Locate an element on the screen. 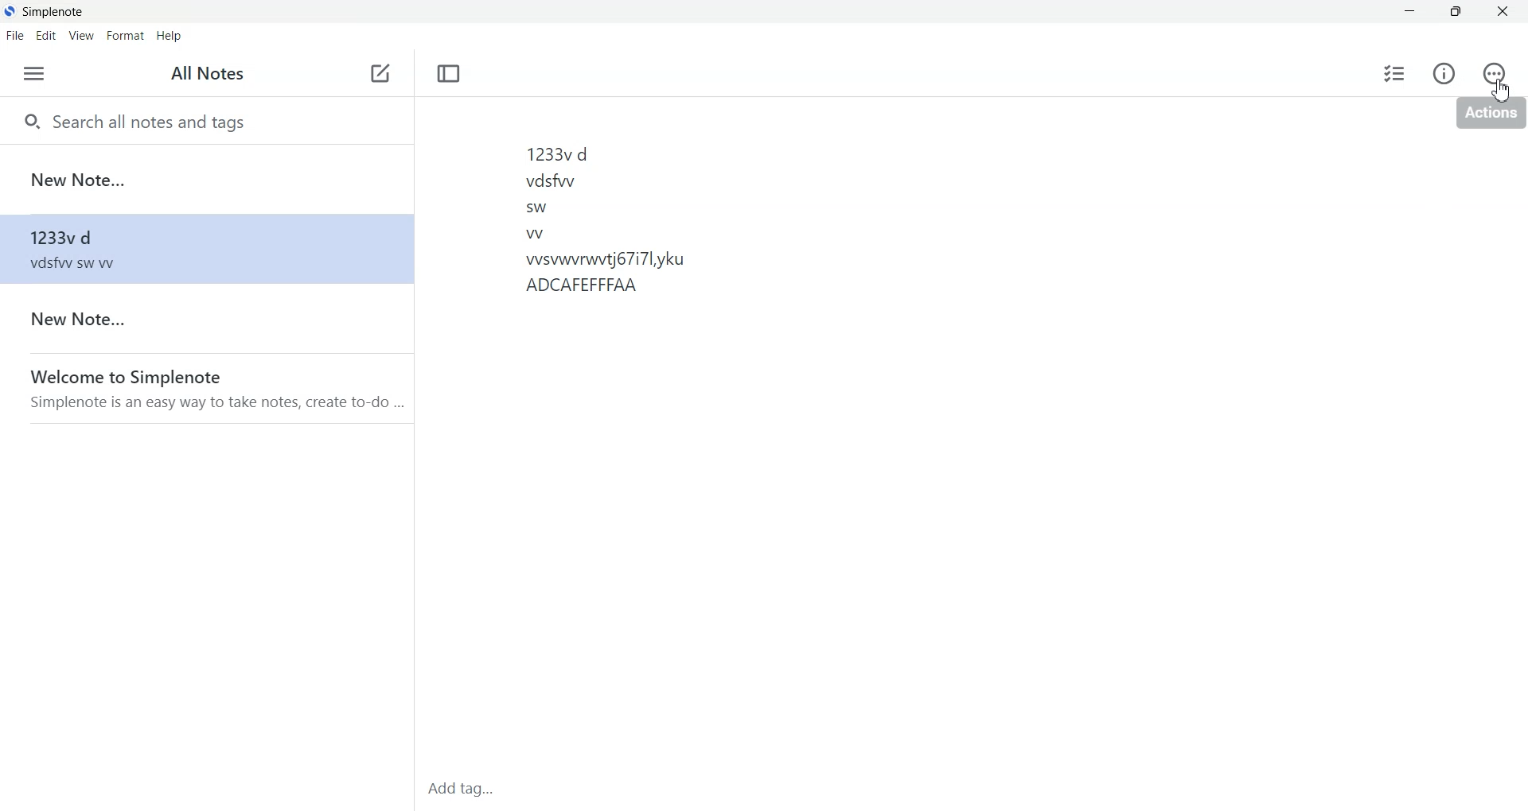 This screenshot has height=811, width=1528. Info is located at coordinates (1445, 75).